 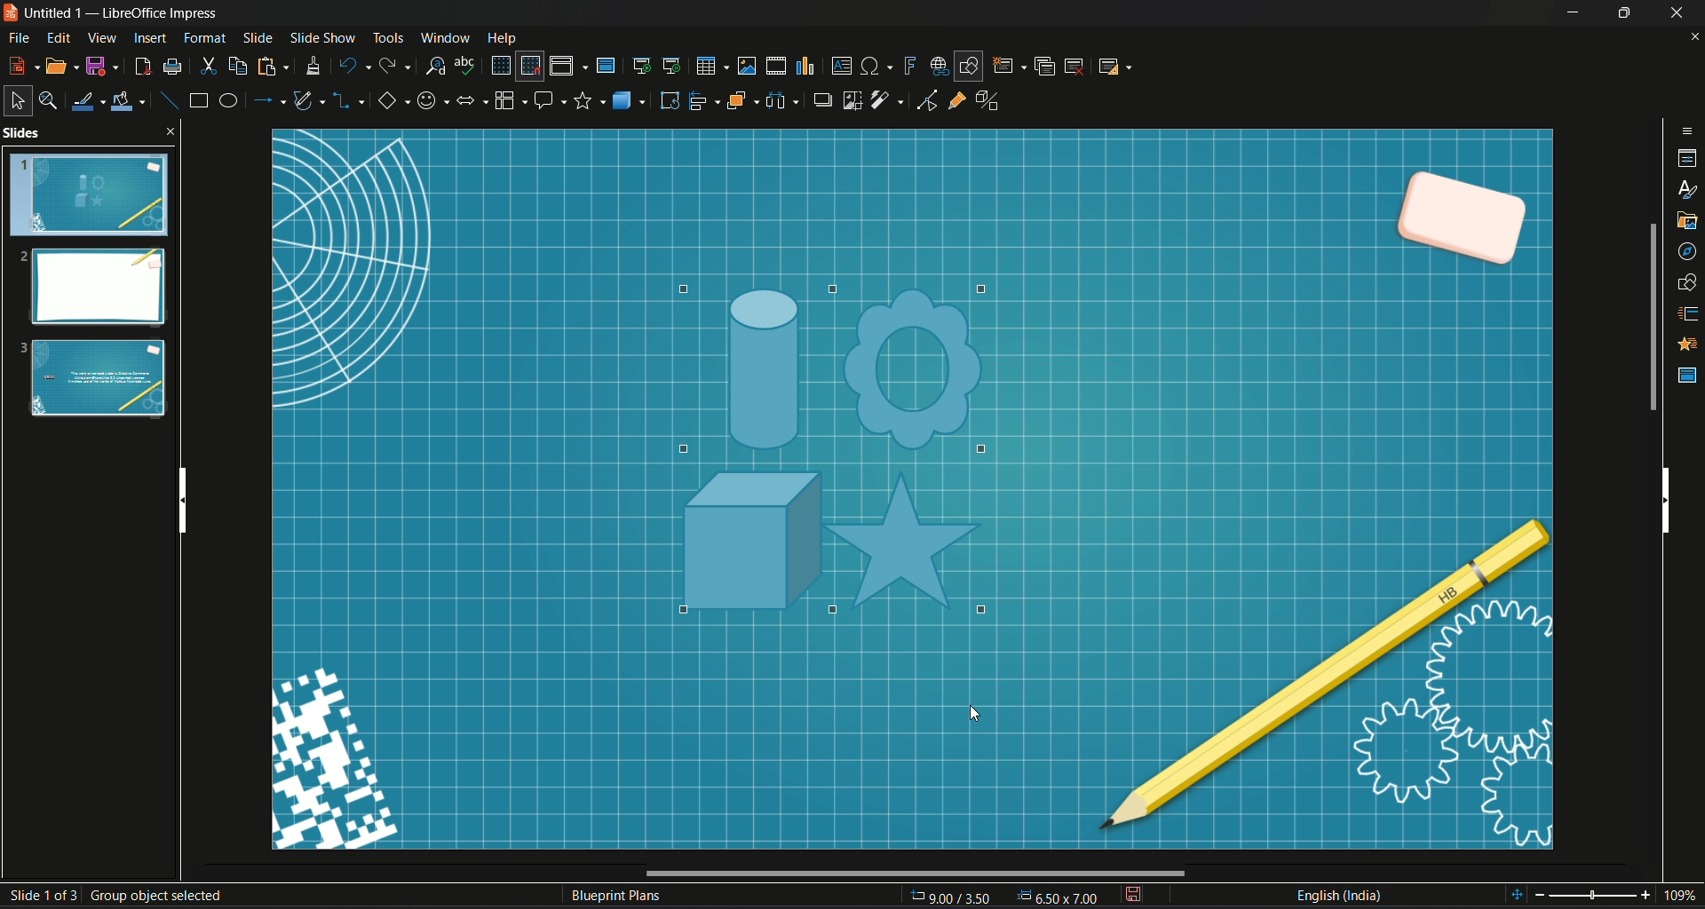 I want to click on sidebar options, so click(x=1688, y=130).